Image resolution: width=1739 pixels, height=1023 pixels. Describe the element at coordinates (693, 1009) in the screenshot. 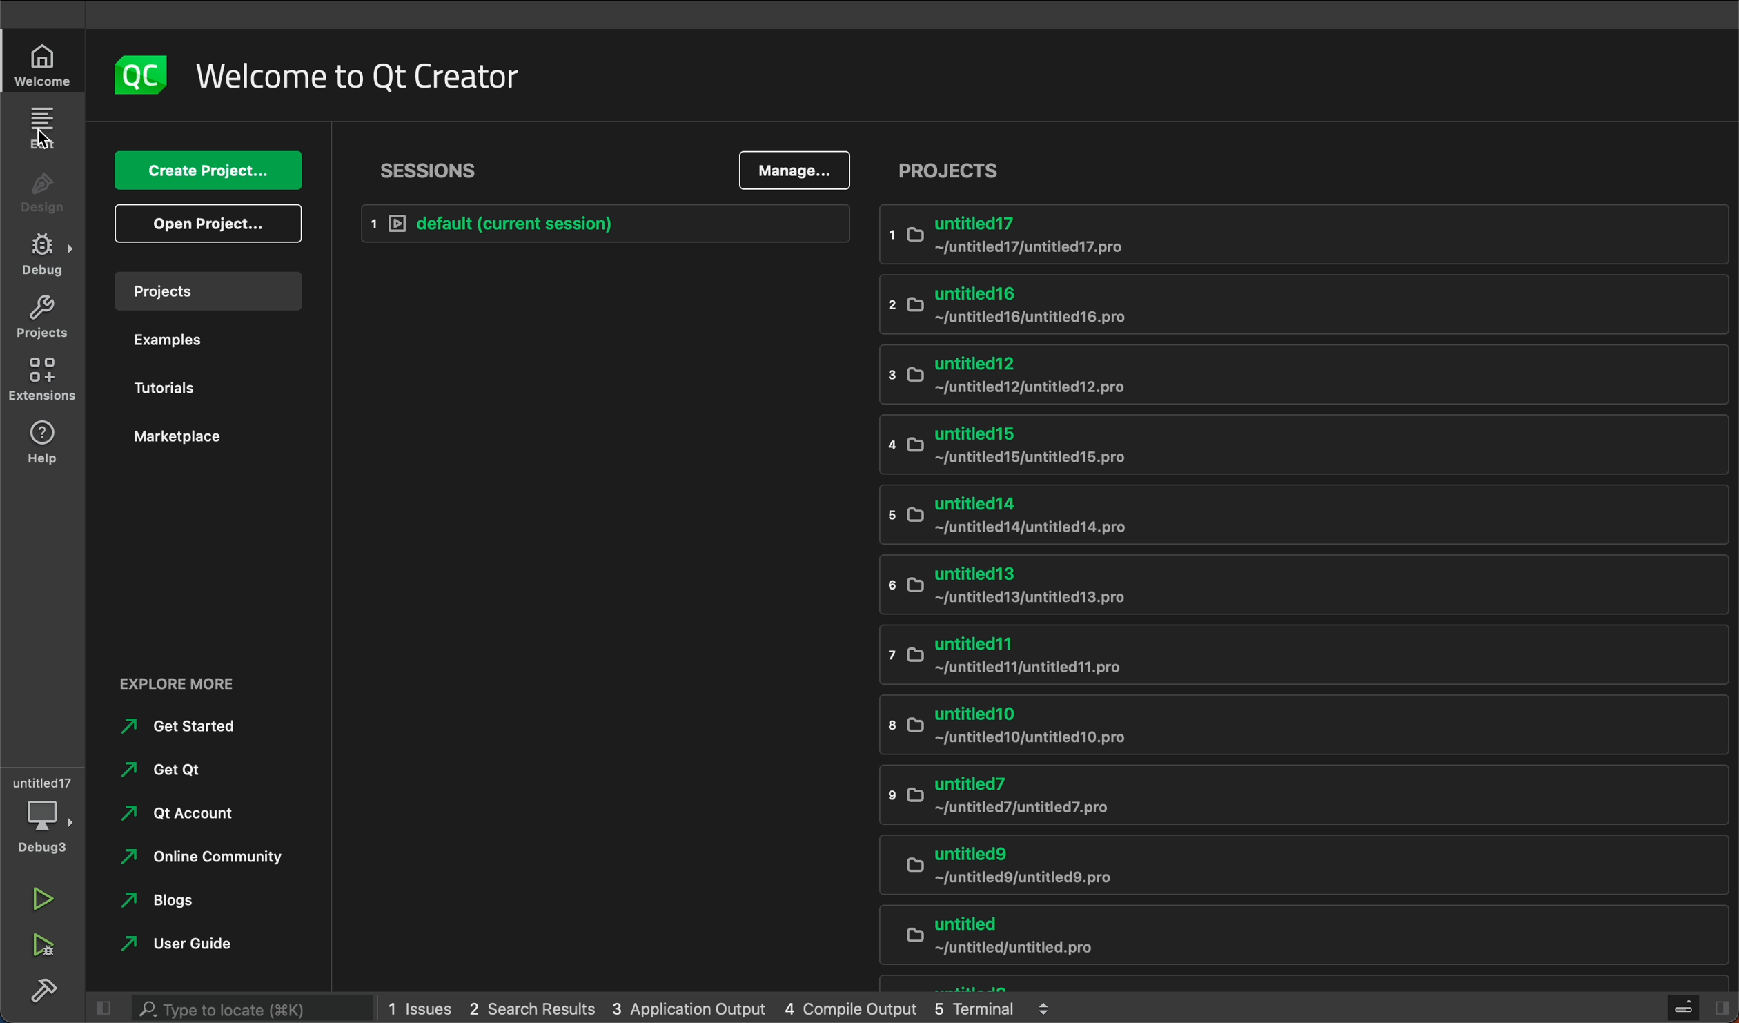

I see `3 application output` at that location.